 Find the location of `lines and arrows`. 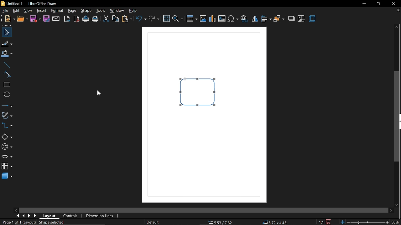

lines and arrows is located at coordinates (7, 105).